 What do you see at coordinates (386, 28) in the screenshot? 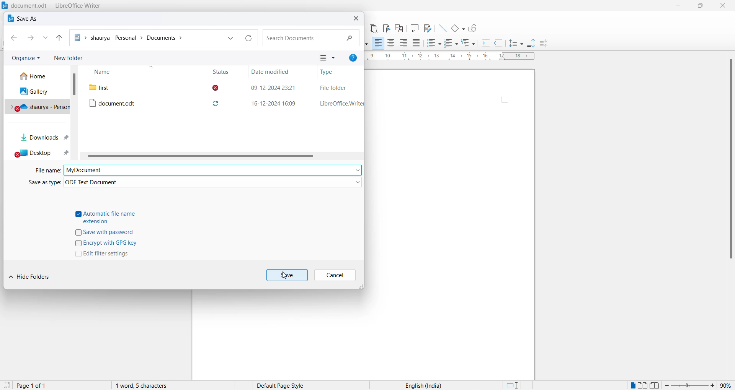
I see `Insert bookmark` at bounding box center [386, 28].